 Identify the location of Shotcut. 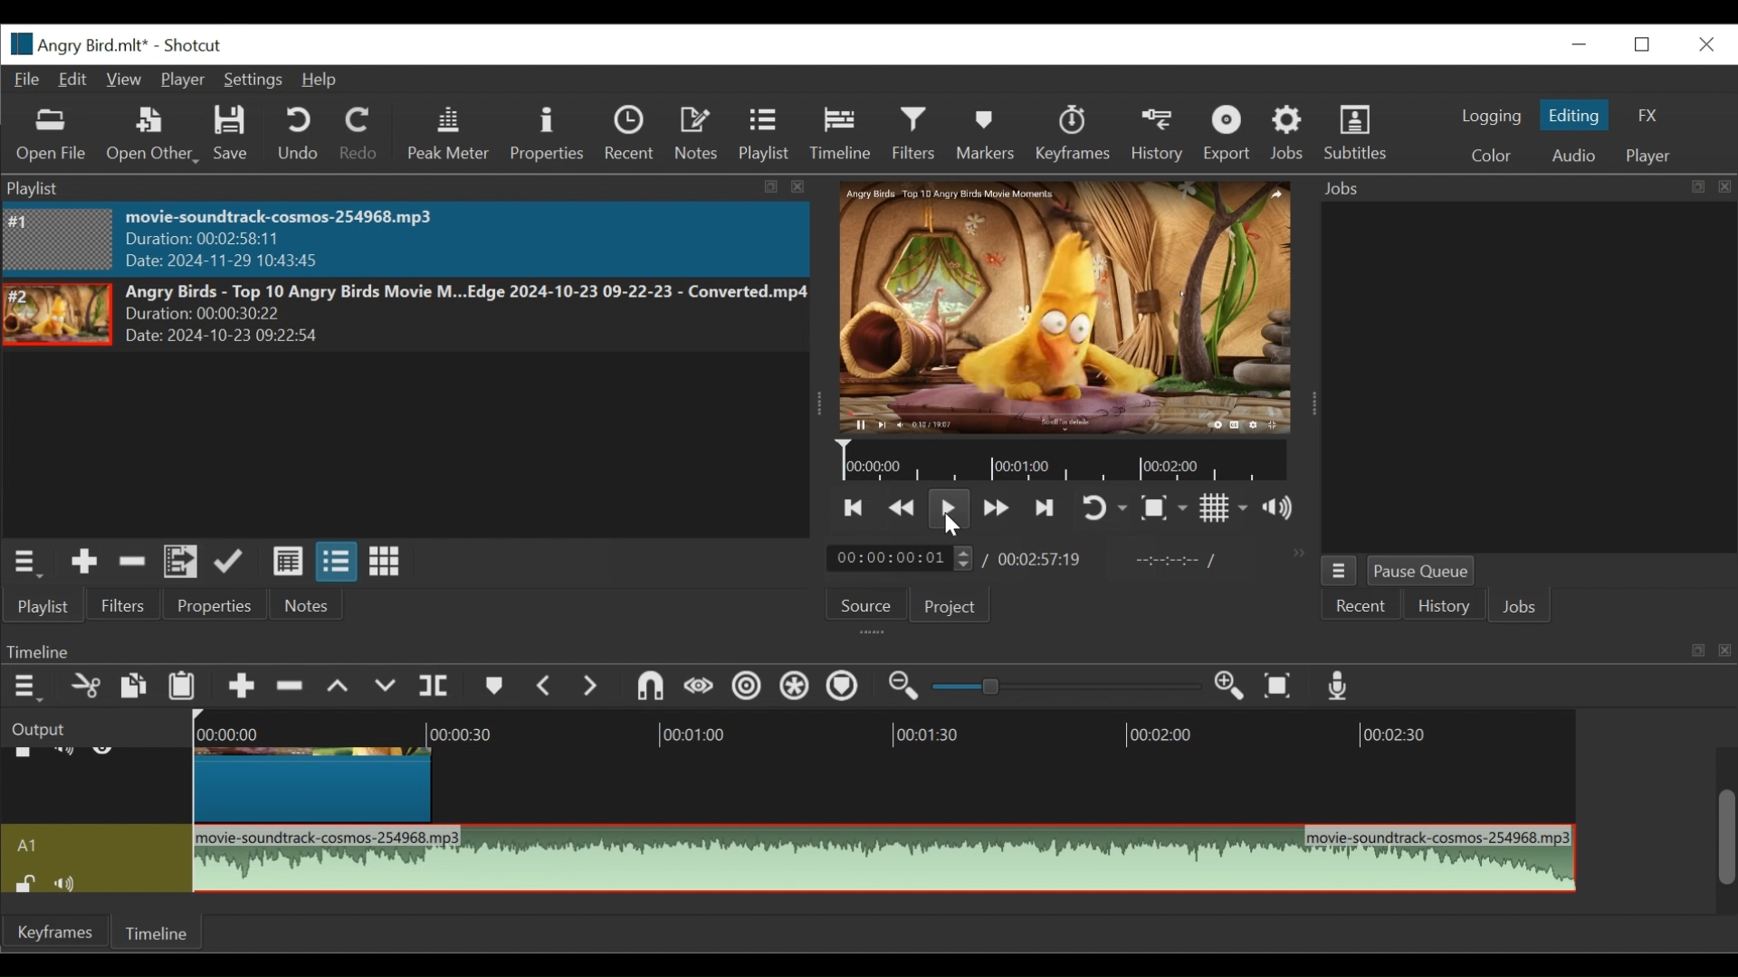
(196, 45).